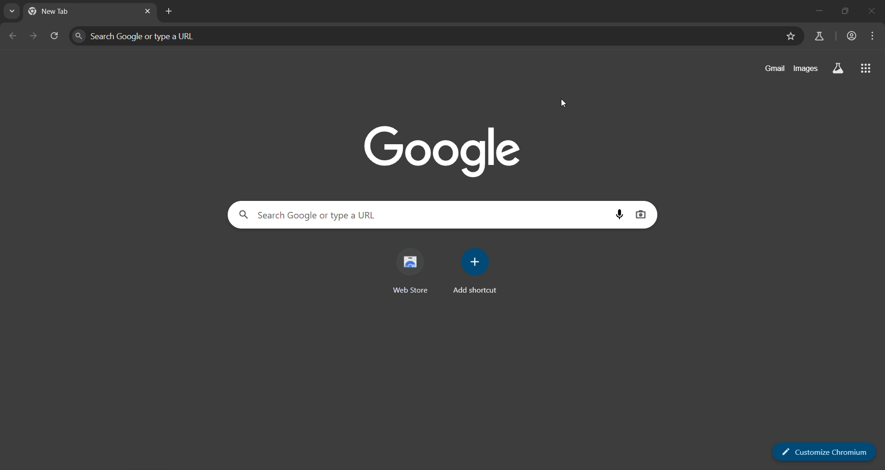 This screenshot has width=885, height=470. Describe the element at coordinates (845, 11) in the screenshot. I see `minimise` at that location.